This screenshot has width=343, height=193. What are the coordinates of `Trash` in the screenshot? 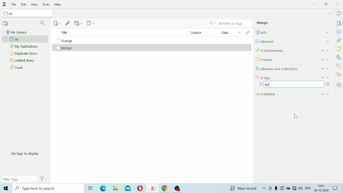 It's located at (18, 67).